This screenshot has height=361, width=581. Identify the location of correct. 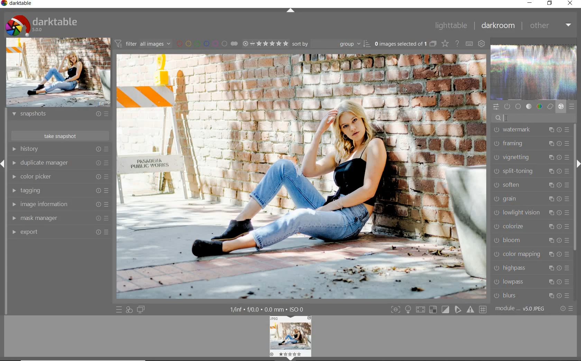
(550, 107).